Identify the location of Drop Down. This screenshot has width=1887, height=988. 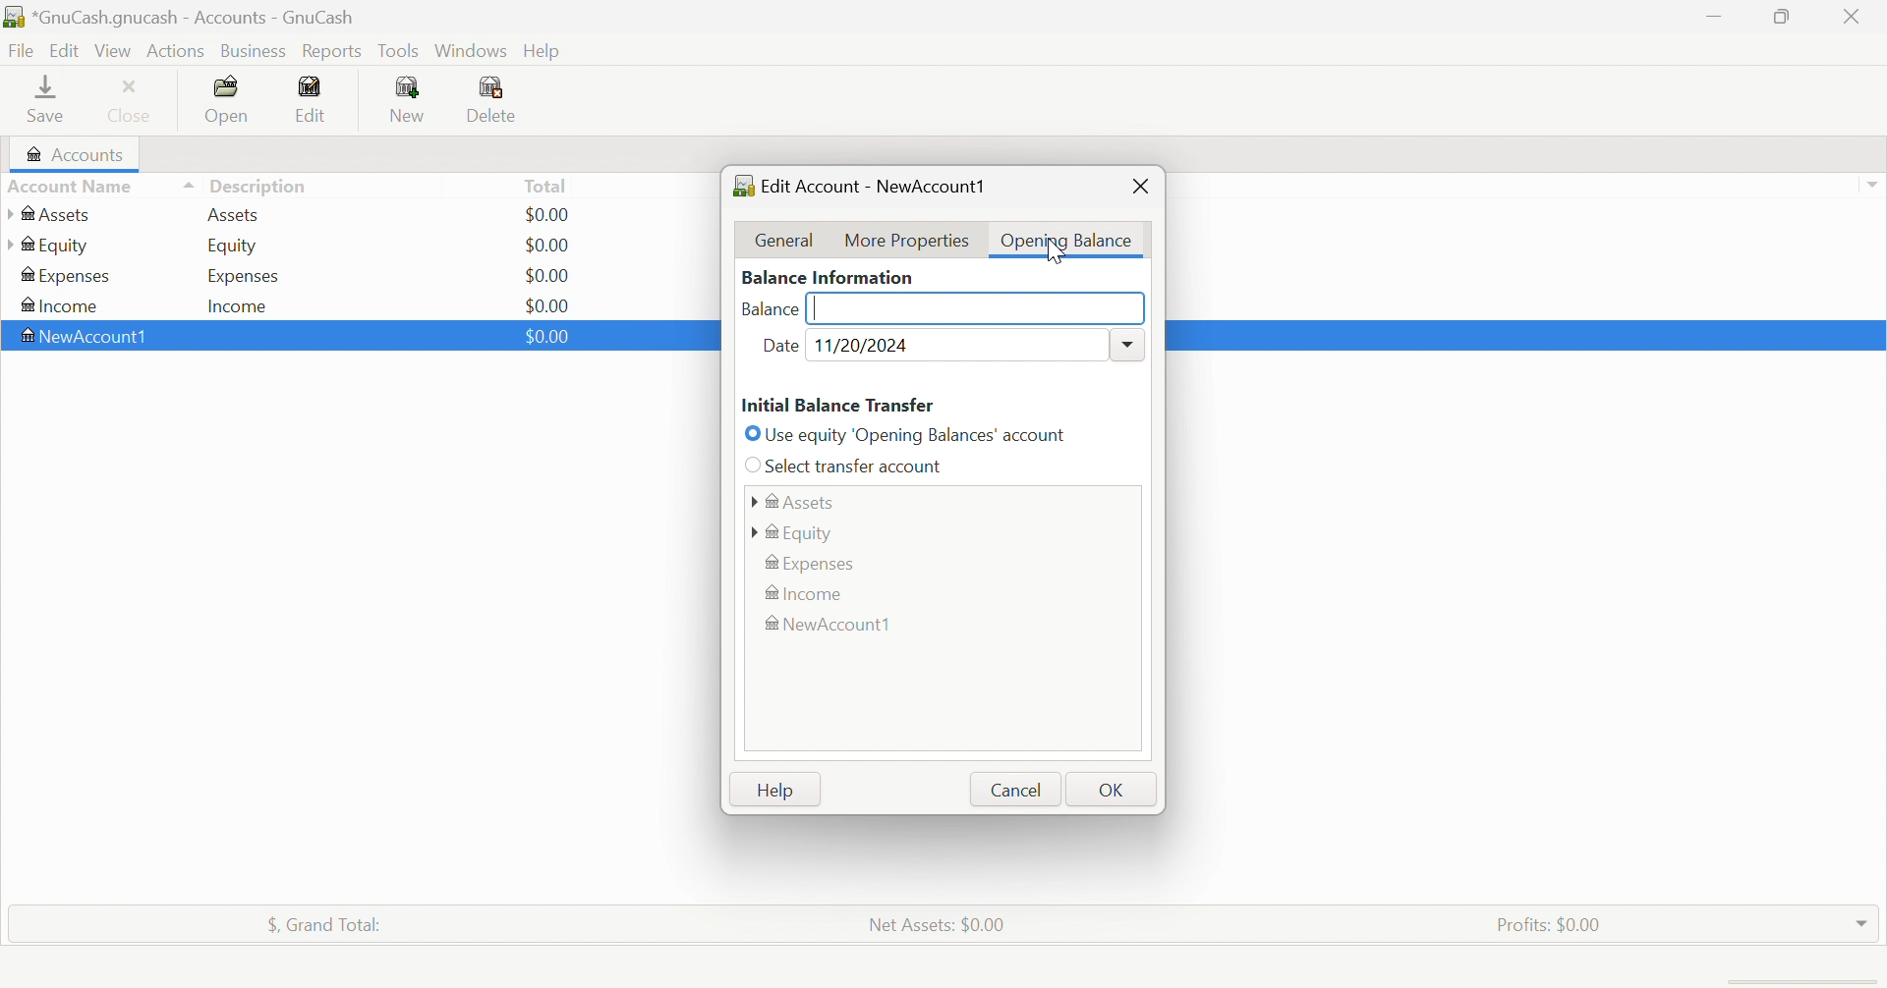
(1862, 923).